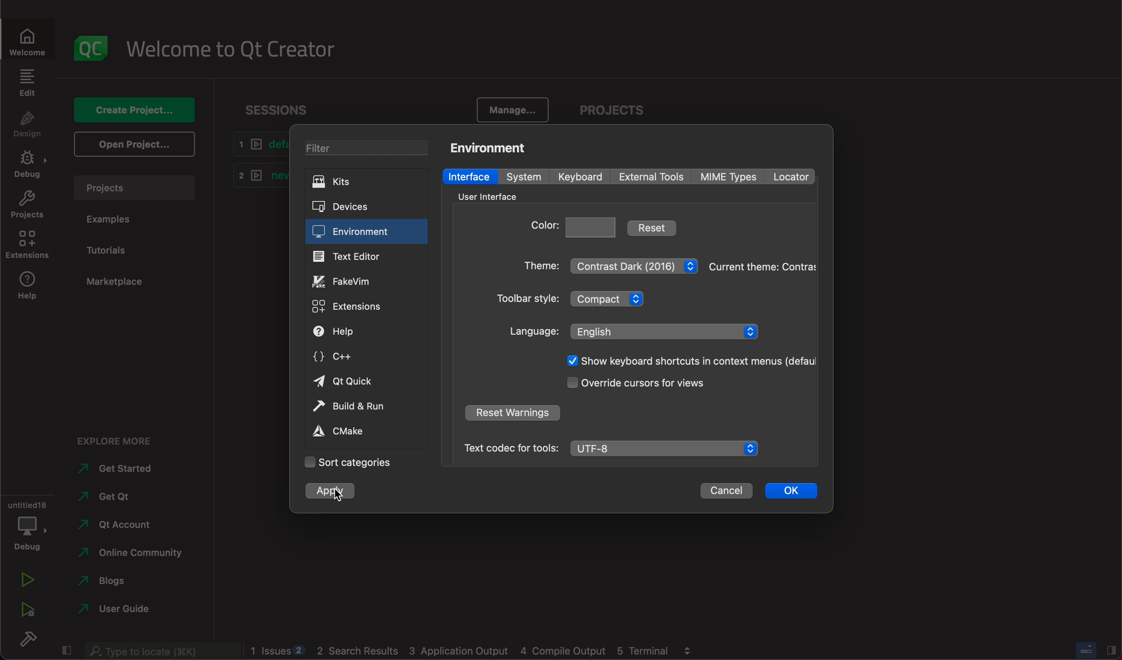 The width and height of the screenshot is (1122, 660). What do you see at coordinates (492, 196) in the screenshot?
I see `user interface` at bounding box center [492, 196].